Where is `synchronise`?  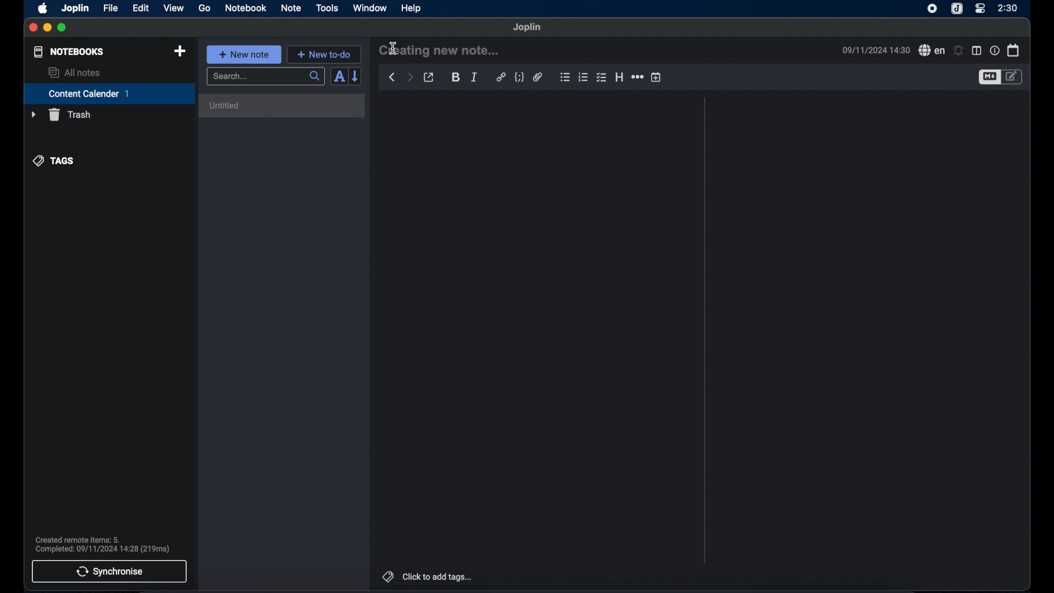 synchronise is located at coordinates (109, 572).